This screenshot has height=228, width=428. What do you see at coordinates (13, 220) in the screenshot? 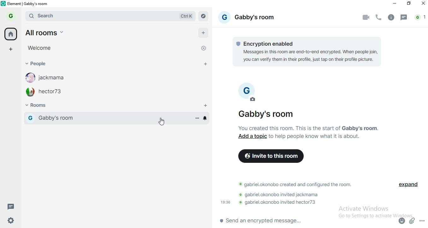
I see `settings` at bounding box center [13, 220].